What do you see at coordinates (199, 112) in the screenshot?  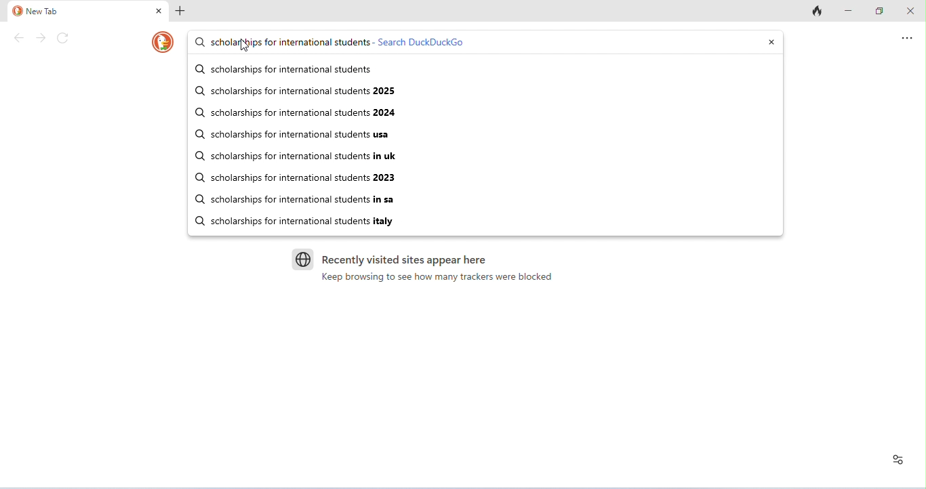 I see `search icon` at bounding box center [199, 112].